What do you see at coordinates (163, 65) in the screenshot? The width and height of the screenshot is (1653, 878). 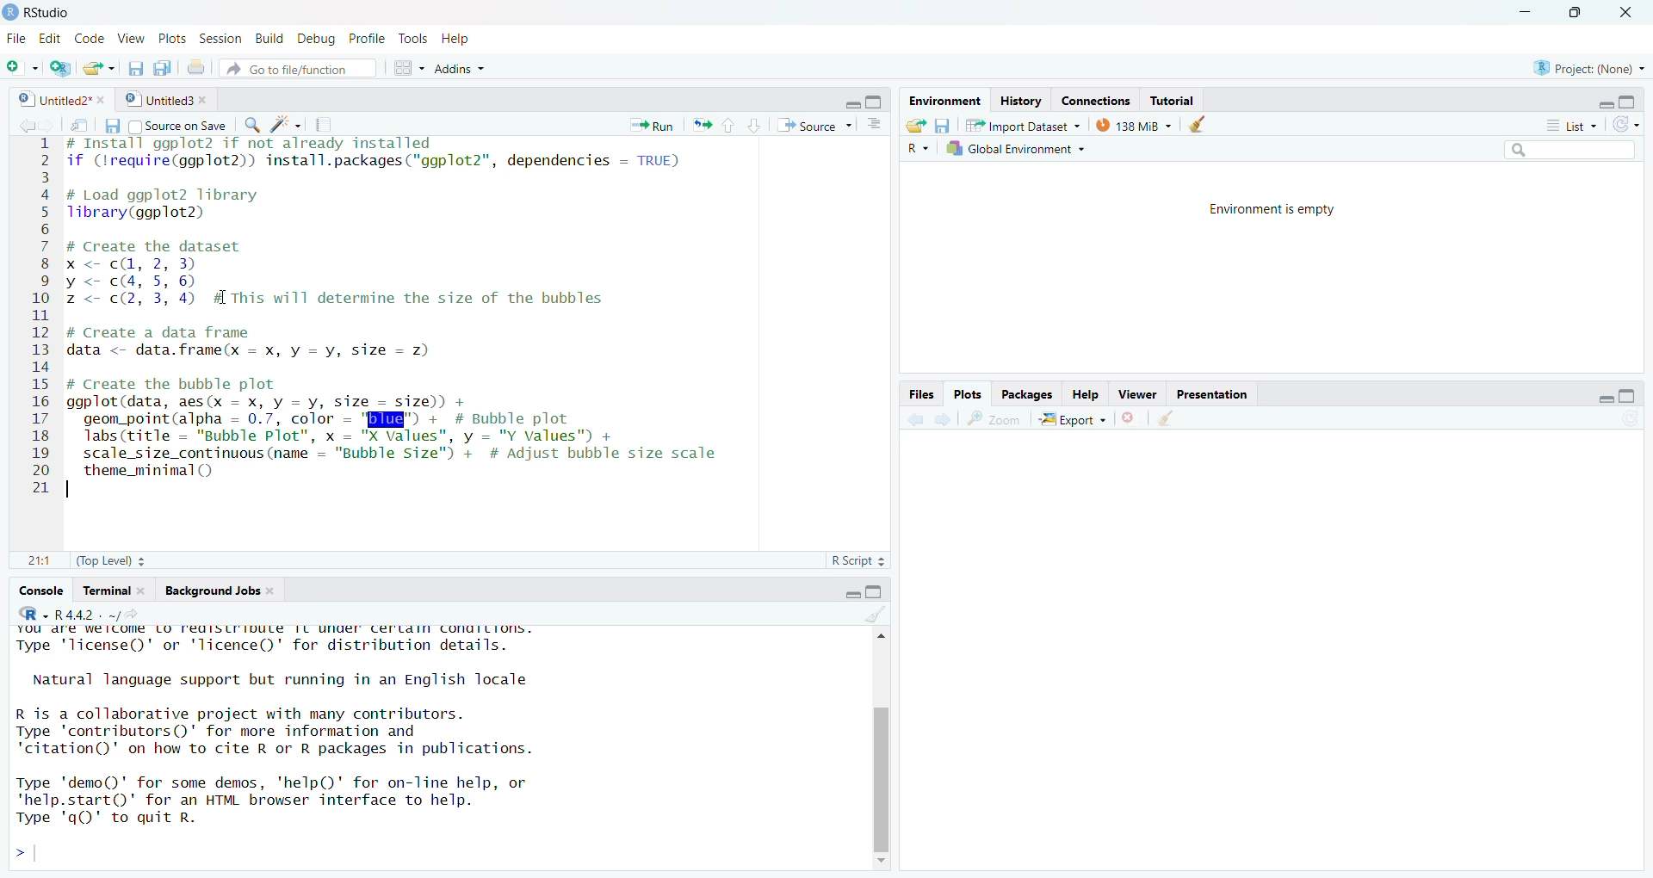 I see `save documents` at bounding box center [163, 65].